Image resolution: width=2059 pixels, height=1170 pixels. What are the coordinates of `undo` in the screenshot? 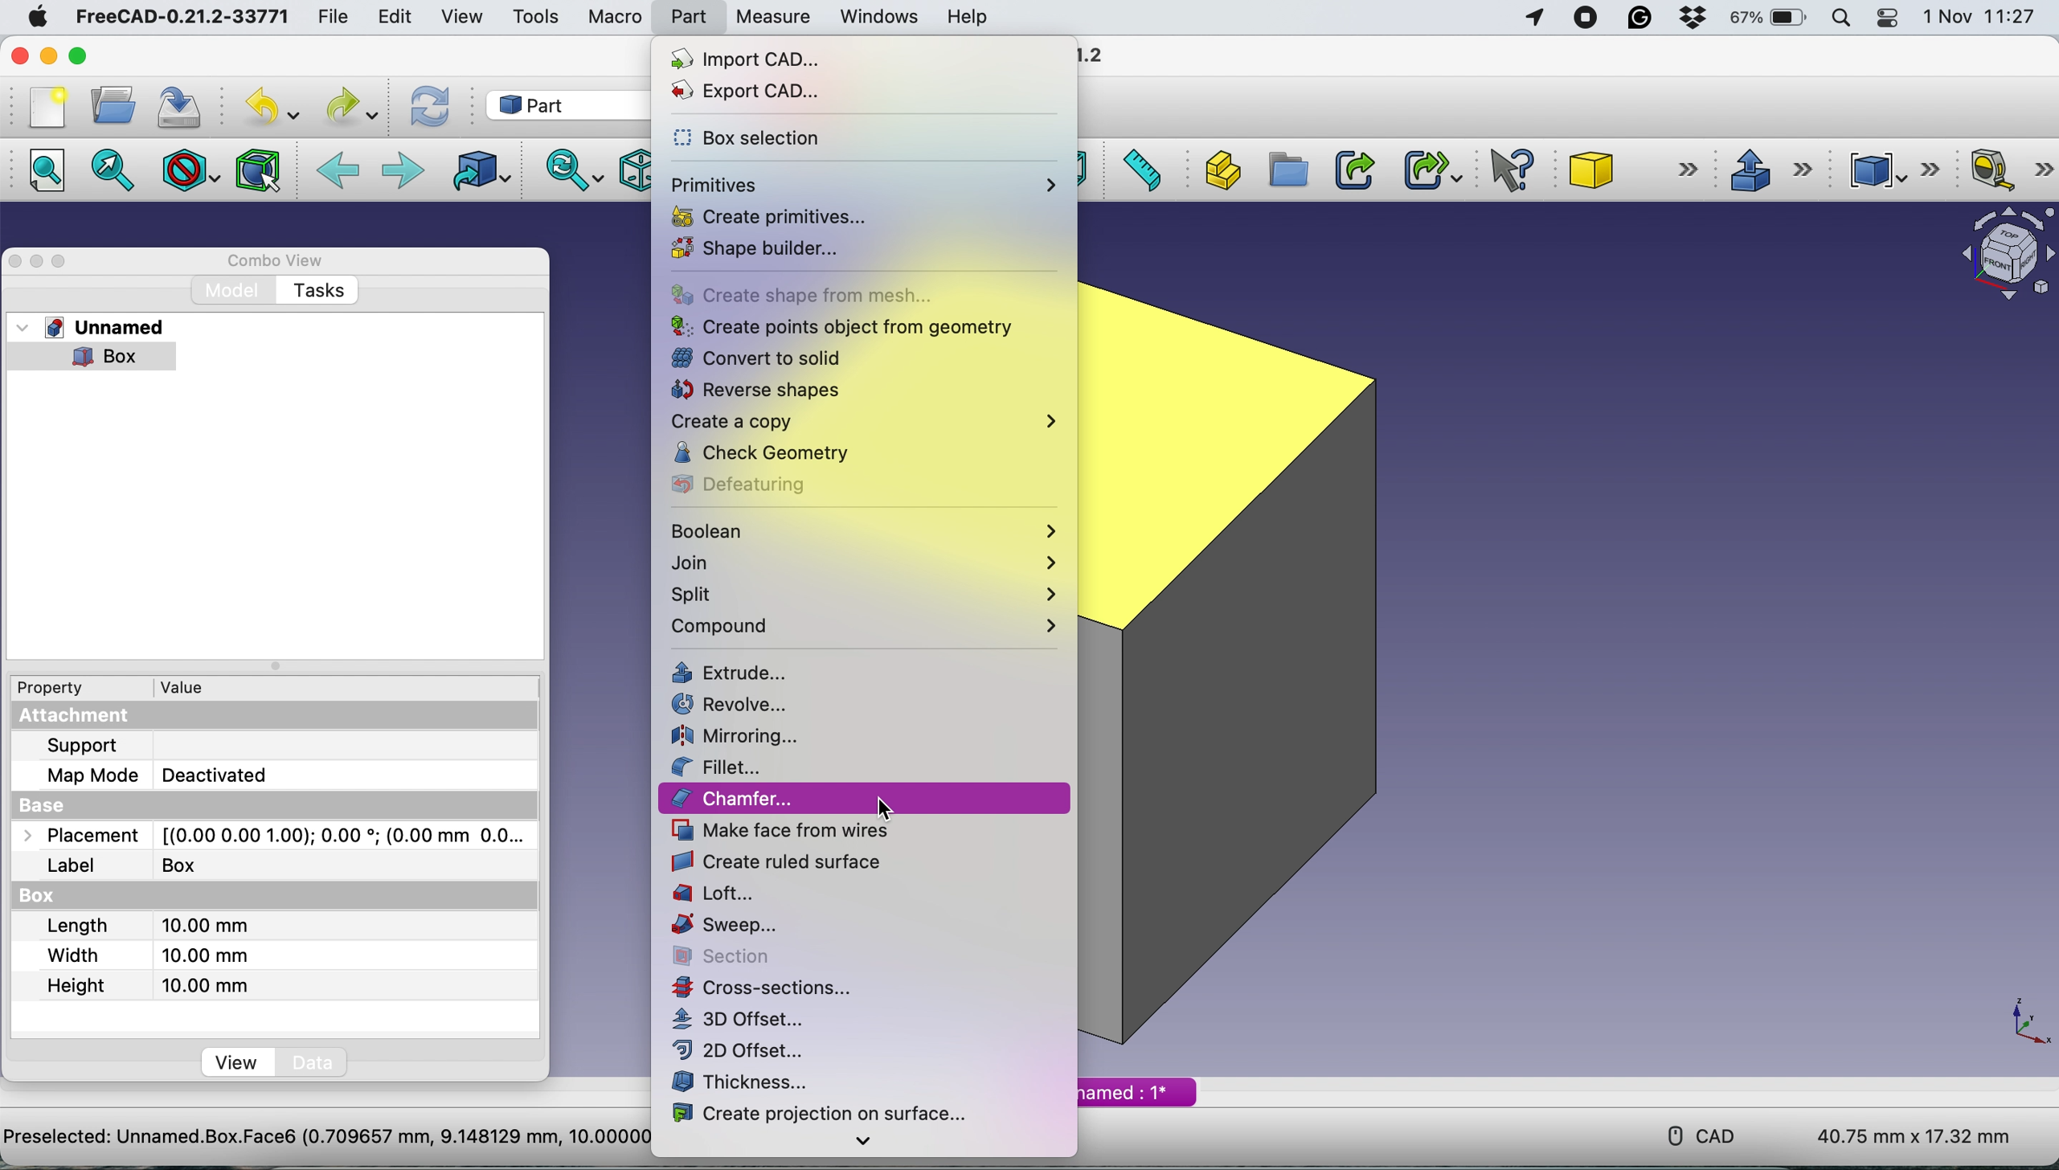 It's located at (264, 107).